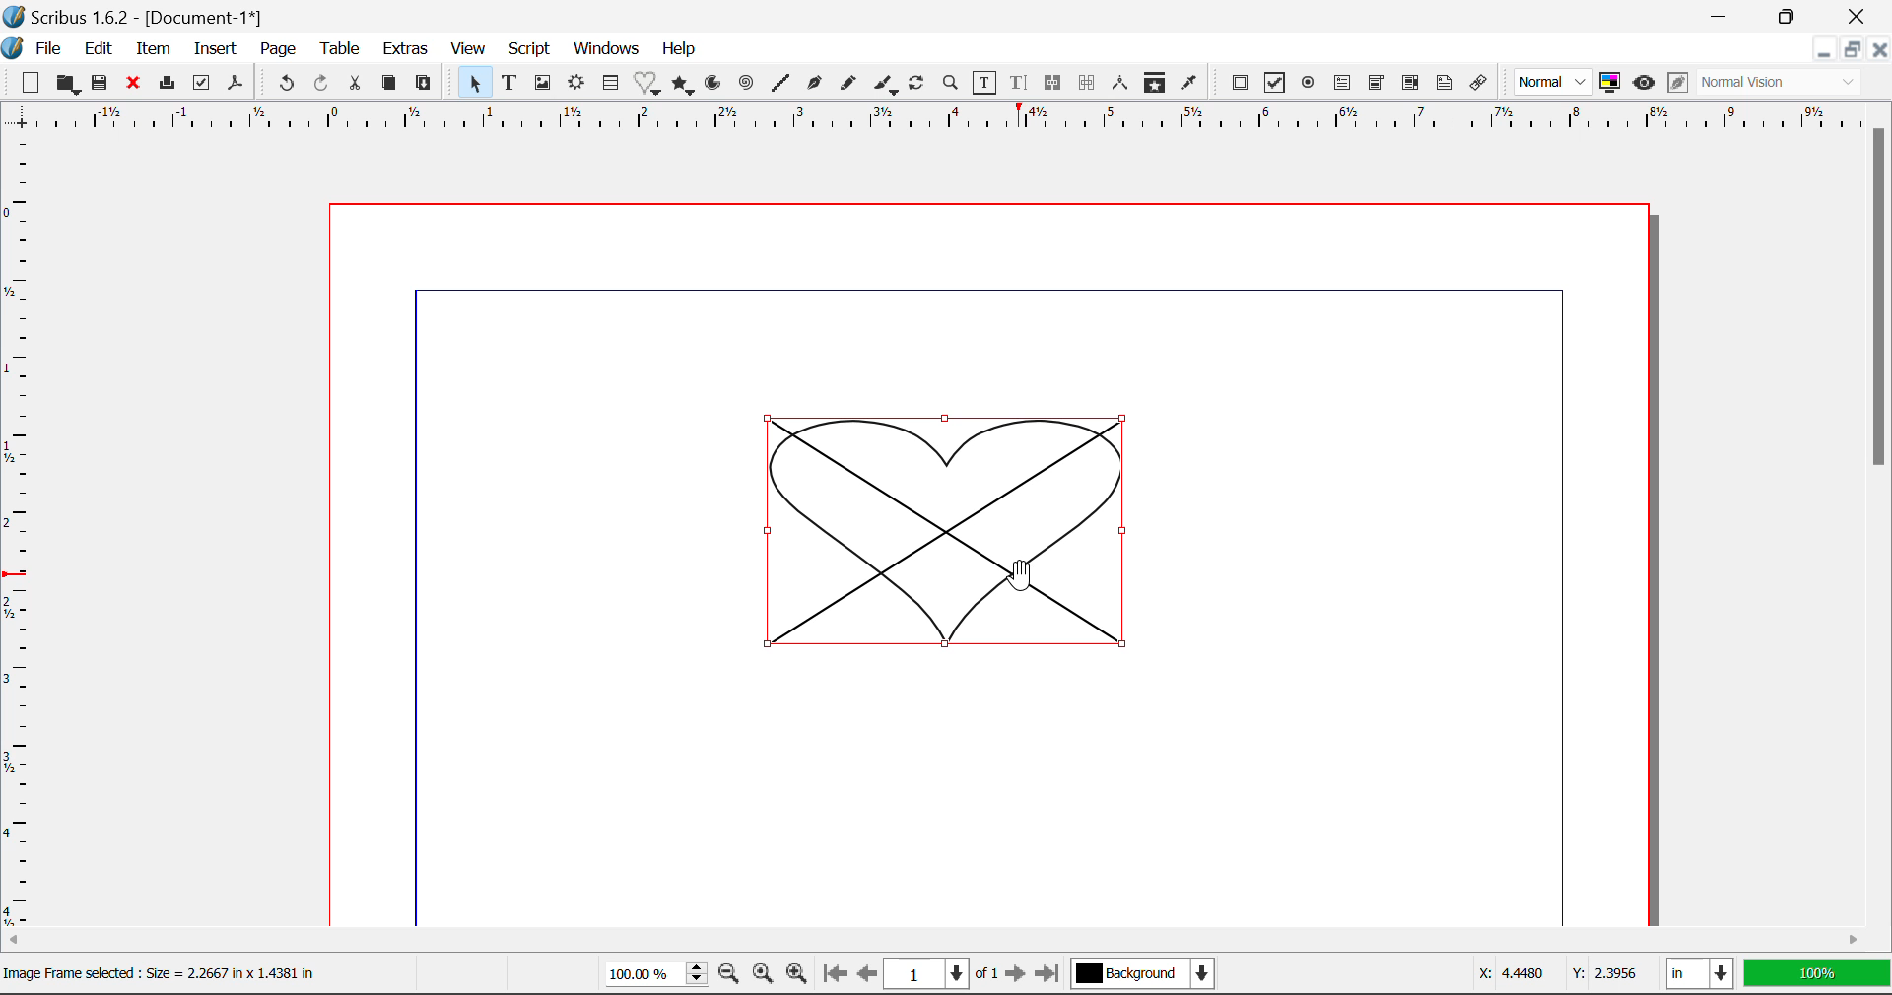 This screenshot has height=995, width=1892. What do you see at coordinates (1412, 85) in the screenshot?
I see `Pdf List box` at bounding box center [1412, 85].